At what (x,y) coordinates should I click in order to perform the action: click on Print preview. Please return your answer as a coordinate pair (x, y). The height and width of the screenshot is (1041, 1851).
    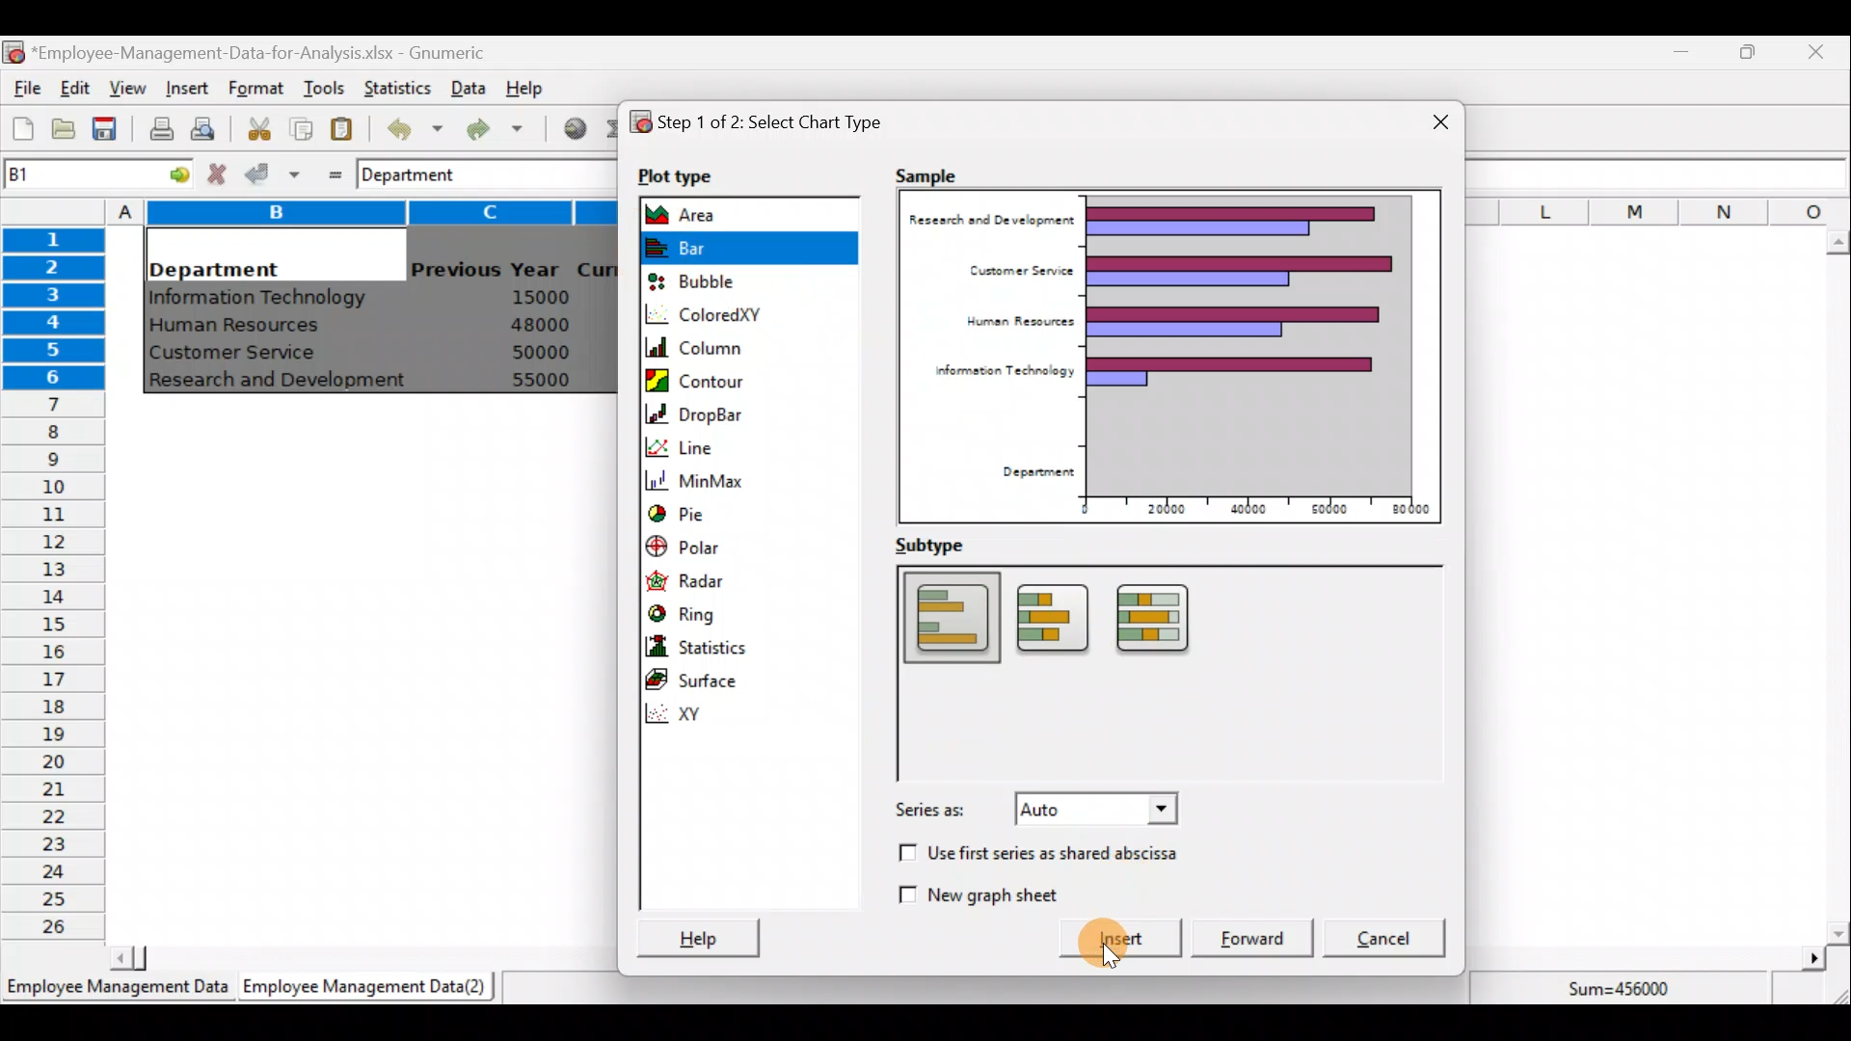
    Looking at the image, I should click on (202, 126).